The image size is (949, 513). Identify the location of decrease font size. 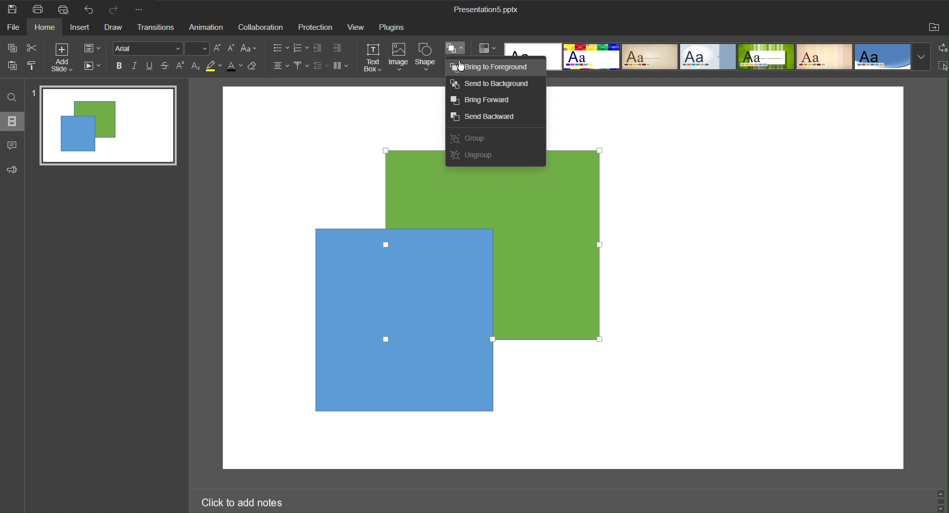
(232, 48).